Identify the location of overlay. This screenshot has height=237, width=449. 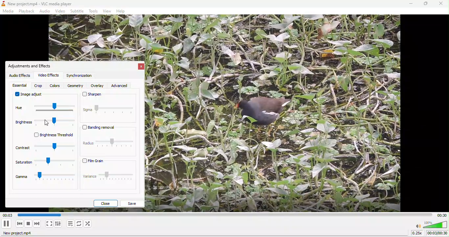
(97, 86).